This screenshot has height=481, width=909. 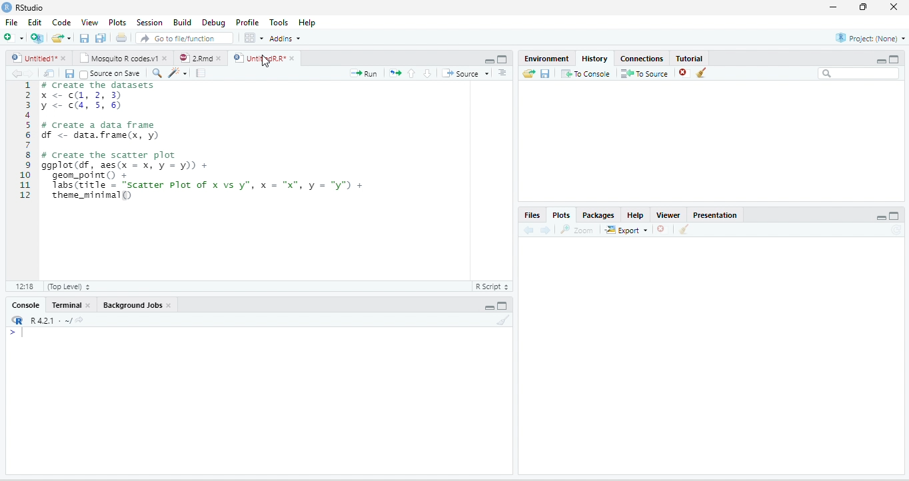 I want to click on New line, so click(x=17, y=332).